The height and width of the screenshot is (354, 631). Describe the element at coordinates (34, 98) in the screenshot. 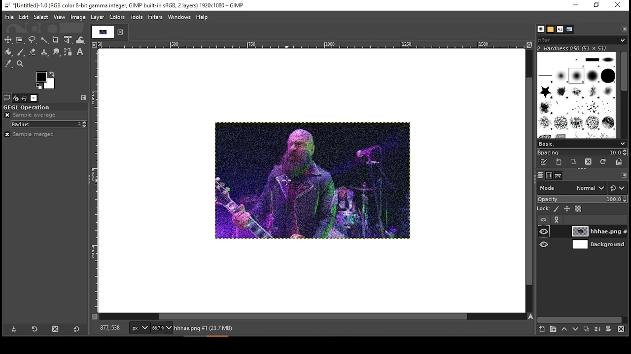

I see `images` at that location.